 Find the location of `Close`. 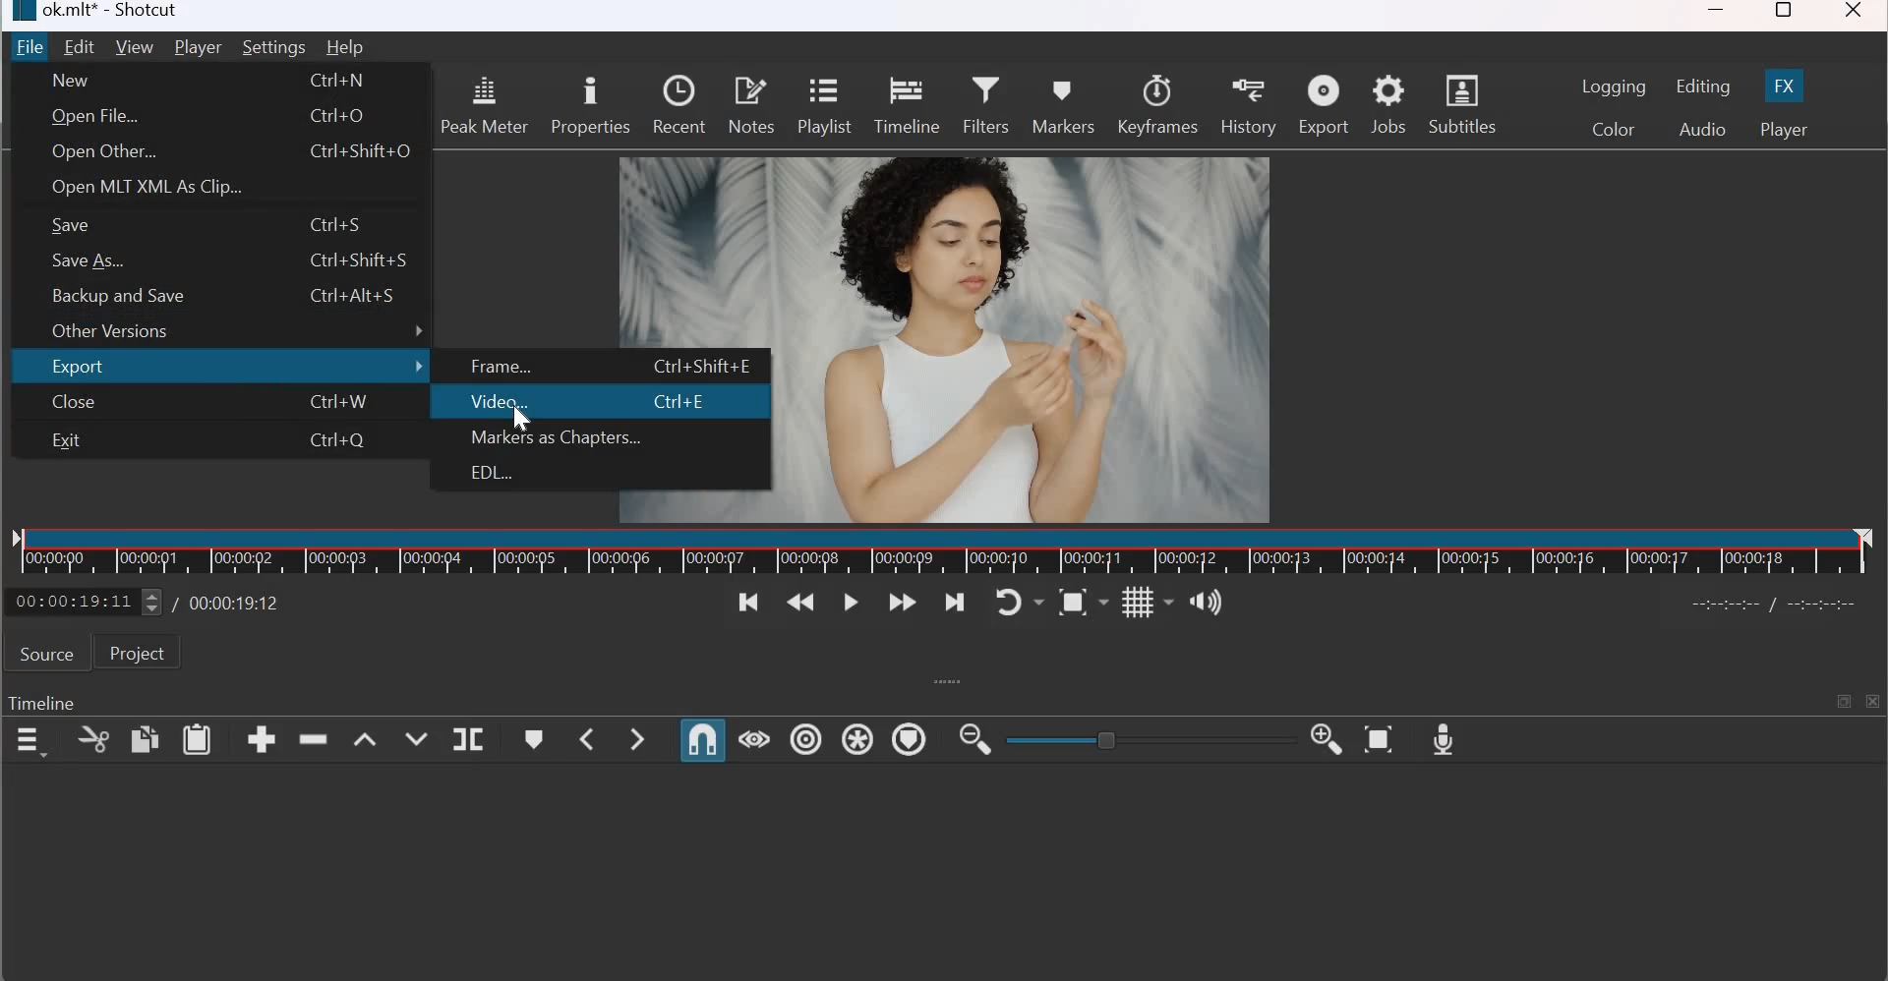

Close is located at coordinates (1857, 15).